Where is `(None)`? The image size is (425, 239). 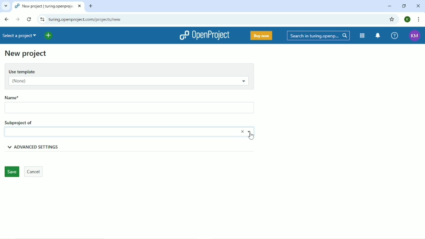 (None) is located at coordinates (127, 82).